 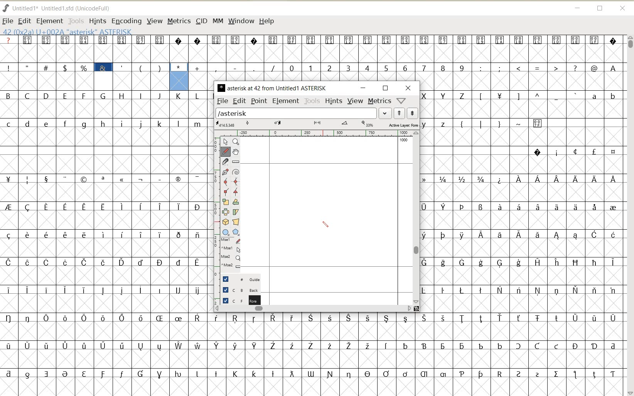 What do you see at coordinates (386, 88) in the screenshot?
I see `RESTORE` at bounding box center [386, 88].